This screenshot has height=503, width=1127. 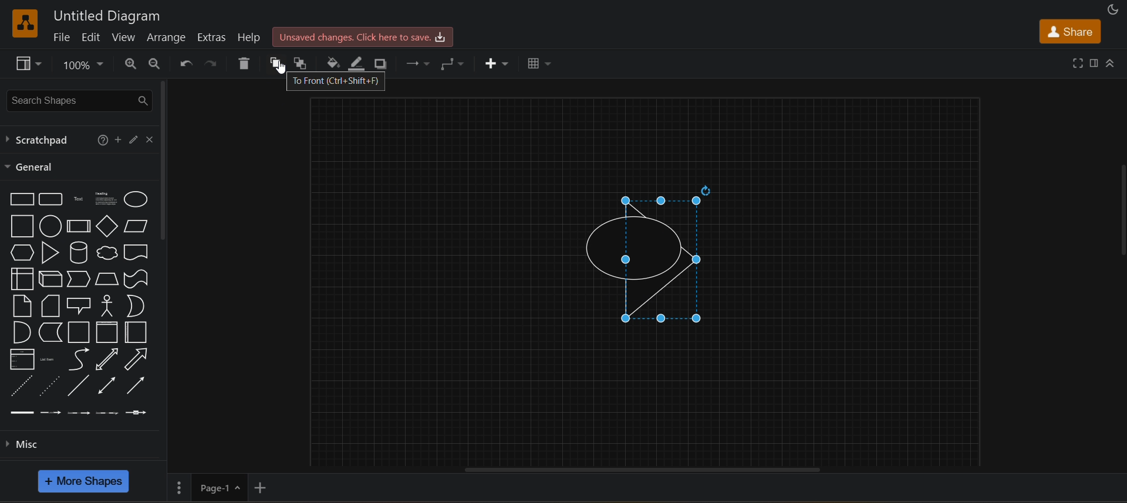 I want to click on to back, so click(x=303, y=62).